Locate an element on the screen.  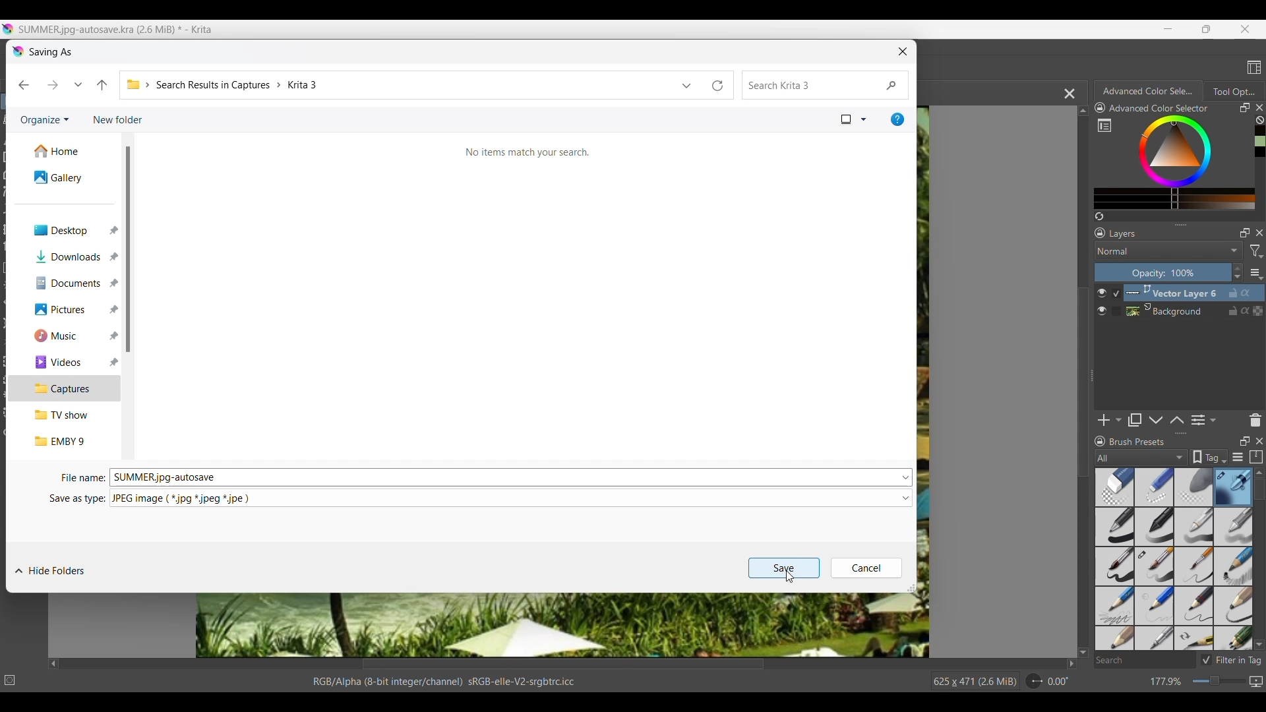
Go to previous folder in folder pathway is located at coordinates (102, 85).